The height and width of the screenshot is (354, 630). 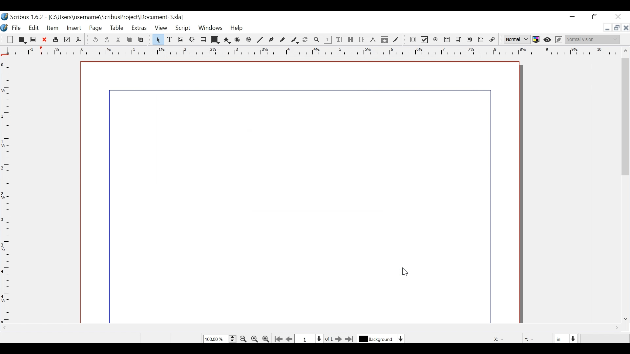 I want to click on Close, so click(x=626, y=28).